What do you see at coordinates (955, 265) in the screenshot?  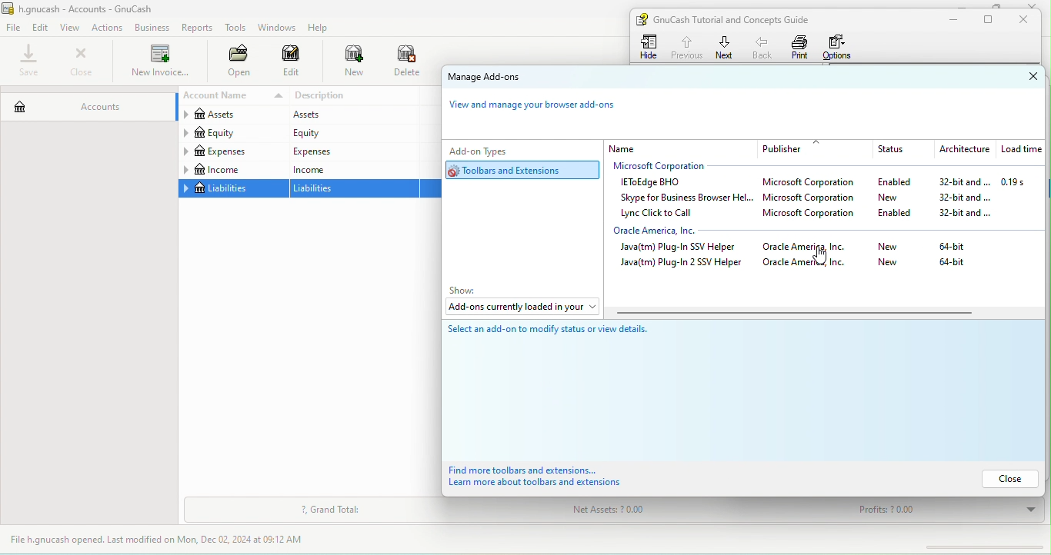 I see `64 bit` at bounding box center [955, 265].